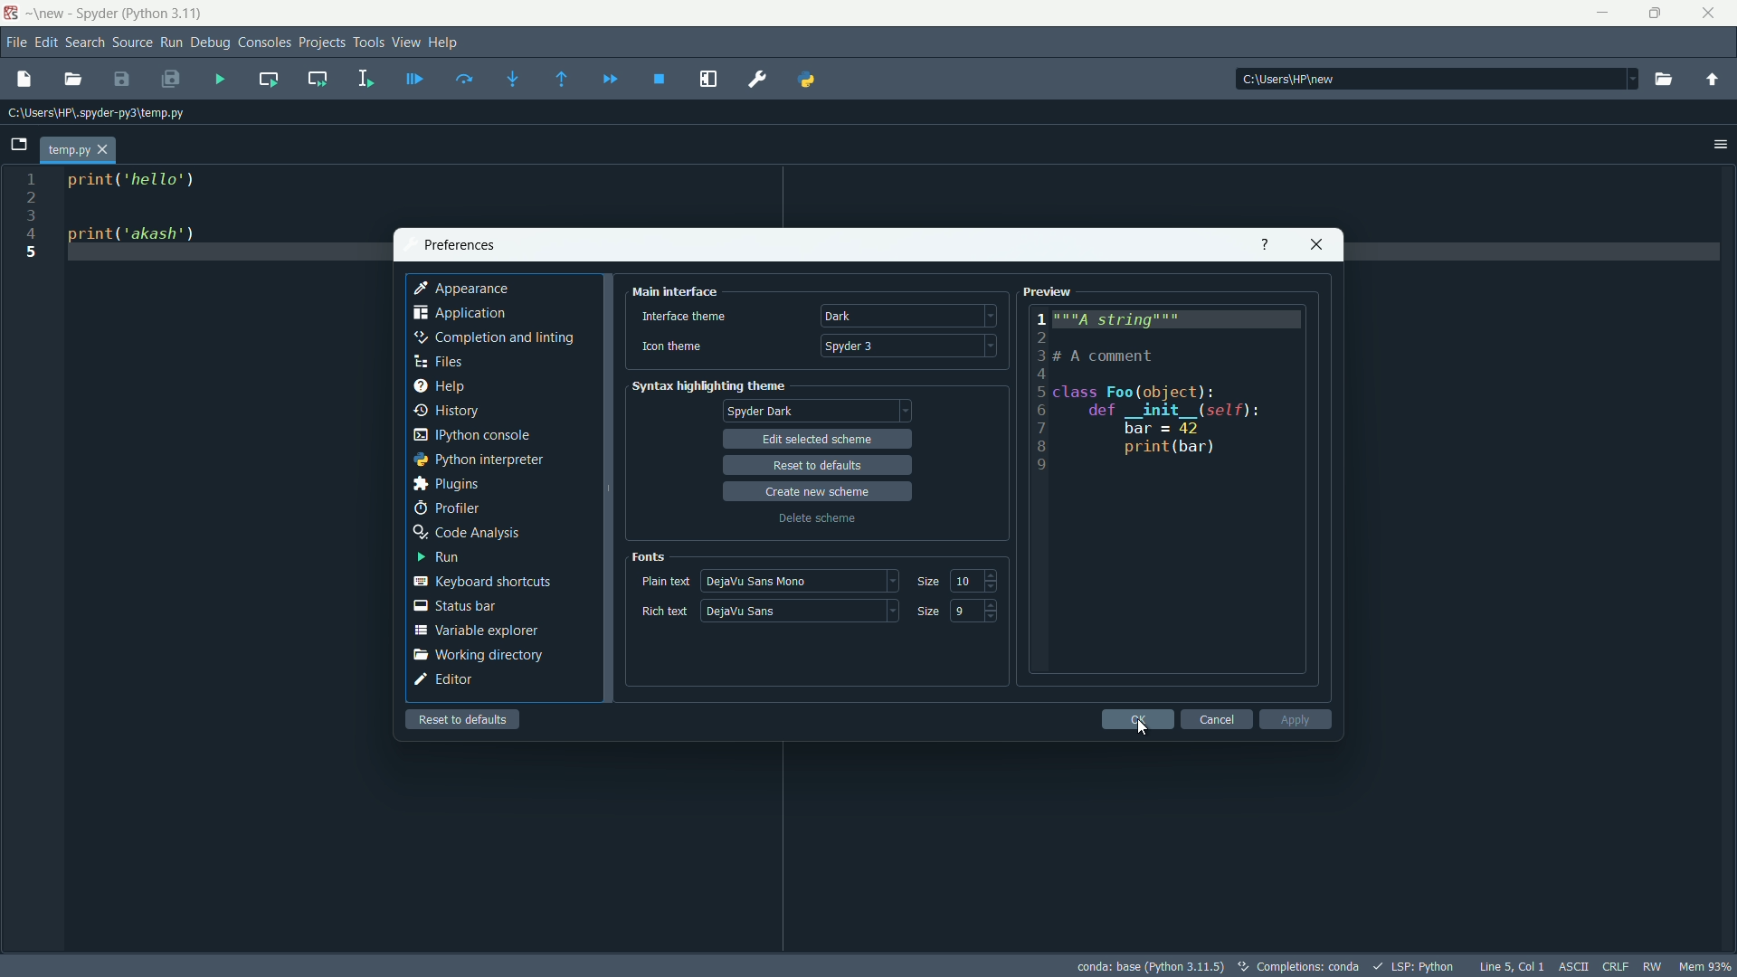  What do you see at coordinates (479, 654) in the screenshot?
I see `working directory` at bounding box center [479, 654].